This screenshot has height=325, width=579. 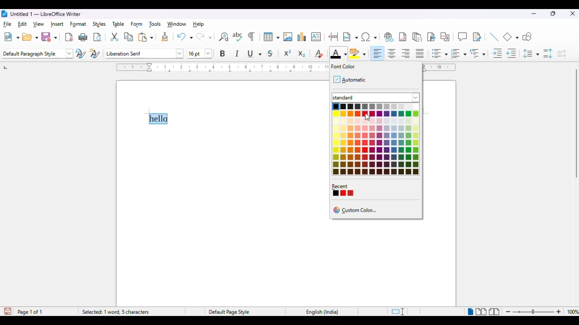 I want to click on toggle unordered list, so click(x=439, y=53).